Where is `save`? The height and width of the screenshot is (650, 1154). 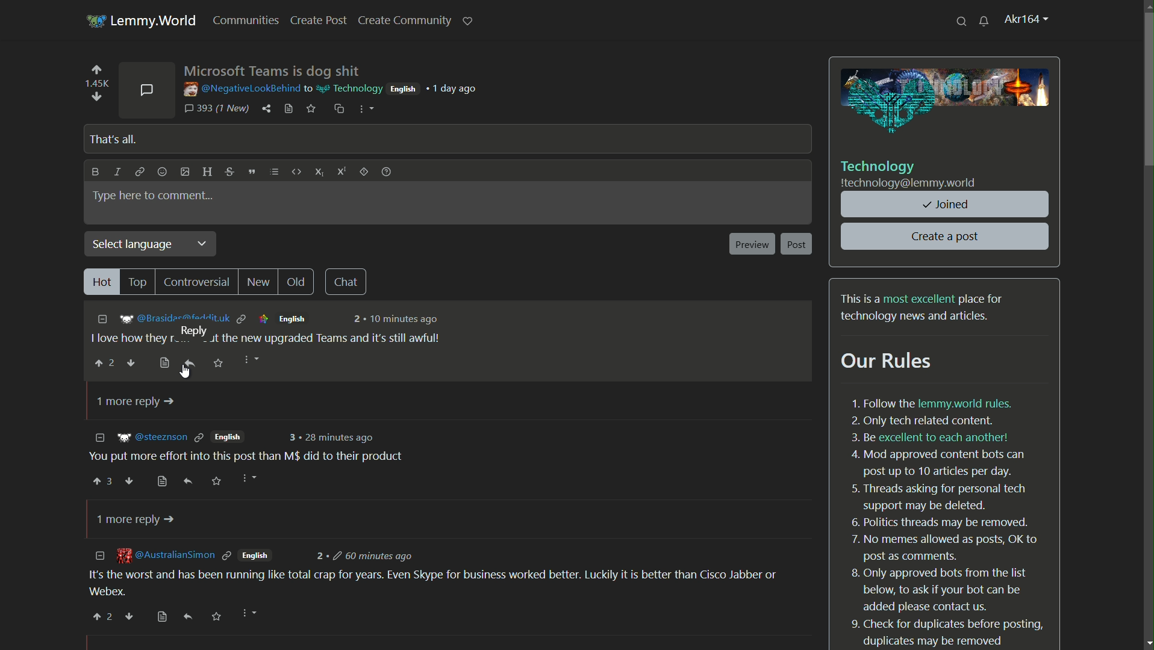
save is located at coordinates (312, 110).